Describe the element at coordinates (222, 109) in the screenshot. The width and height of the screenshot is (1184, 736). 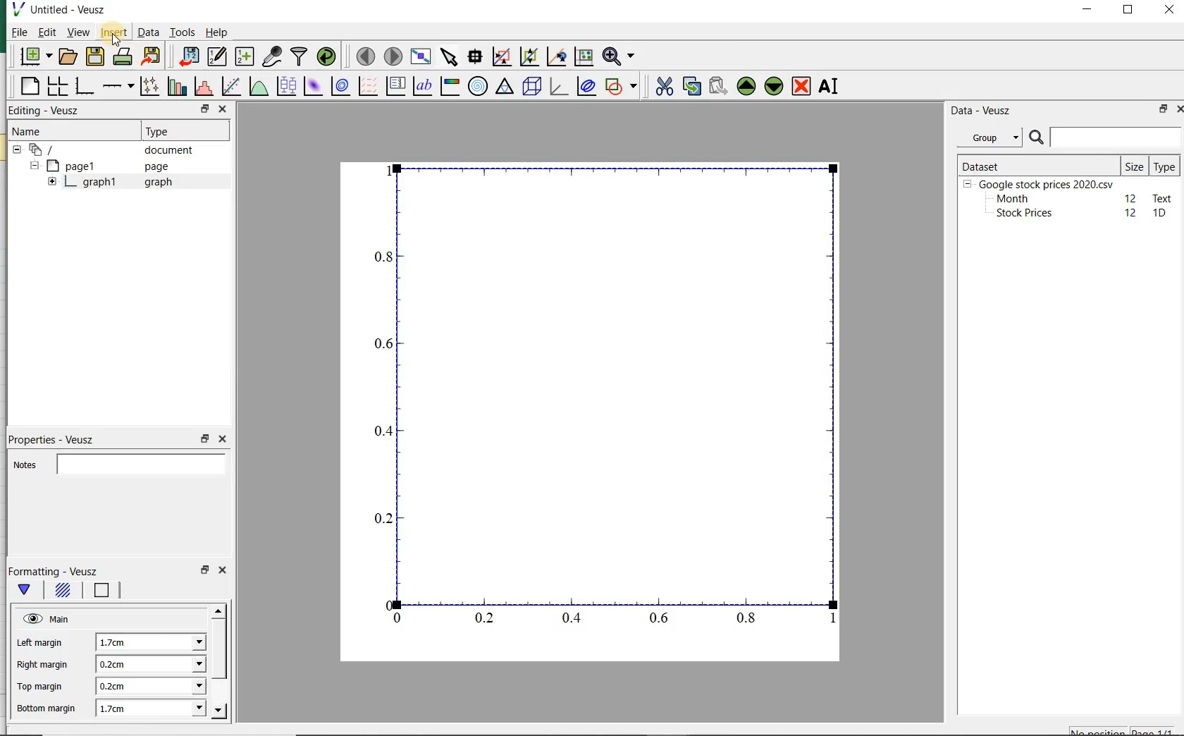
I see `close` at that location.